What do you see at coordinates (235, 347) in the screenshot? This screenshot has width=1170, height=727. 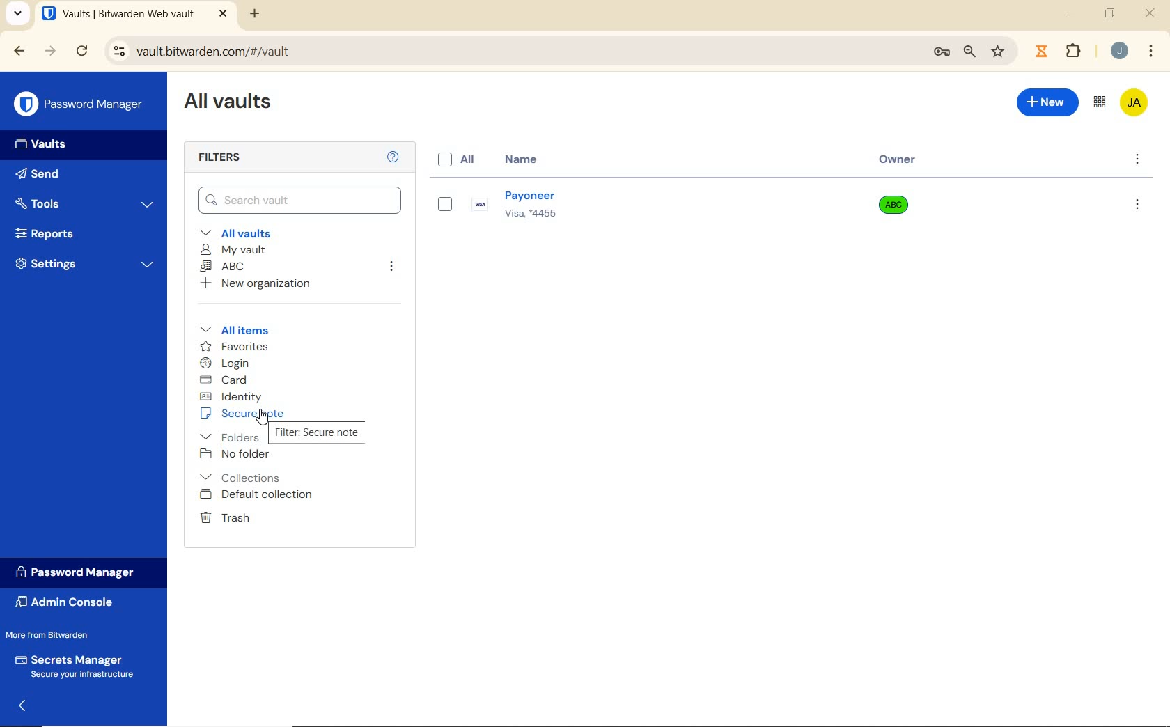 I see `favorites` at bounding box center [235, 347].